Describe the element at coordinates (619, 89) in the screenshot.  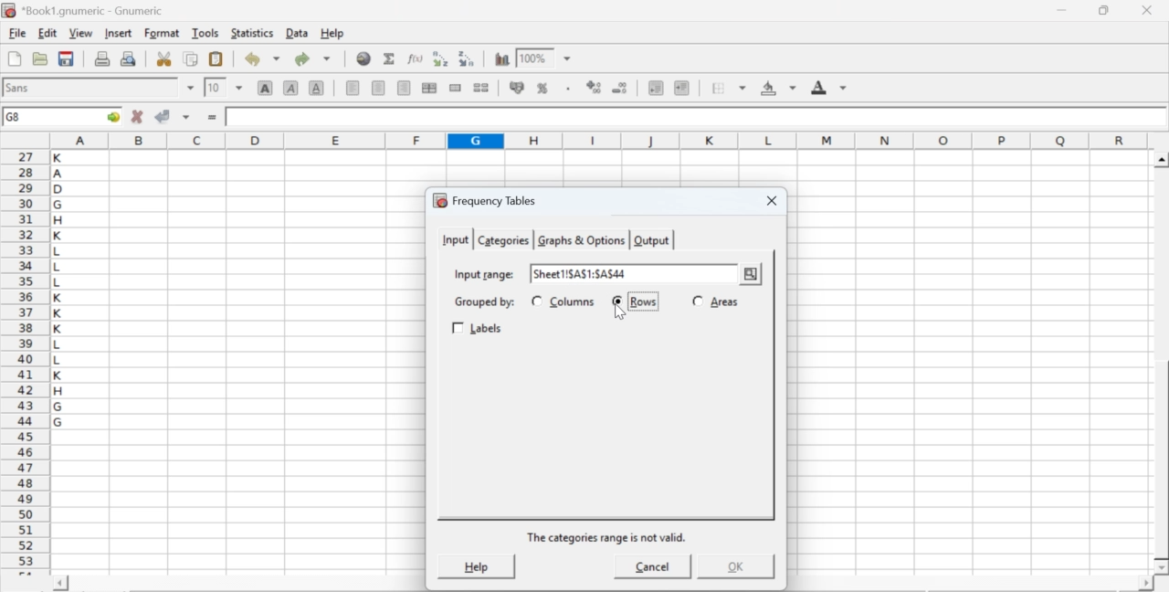
I see `decrease number of decimals displayed` at that location.